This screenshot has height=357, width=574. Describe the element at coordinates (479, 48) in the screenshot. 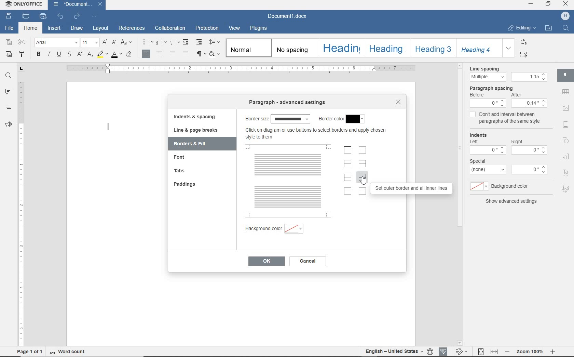

I see `Heading 4` at that location.